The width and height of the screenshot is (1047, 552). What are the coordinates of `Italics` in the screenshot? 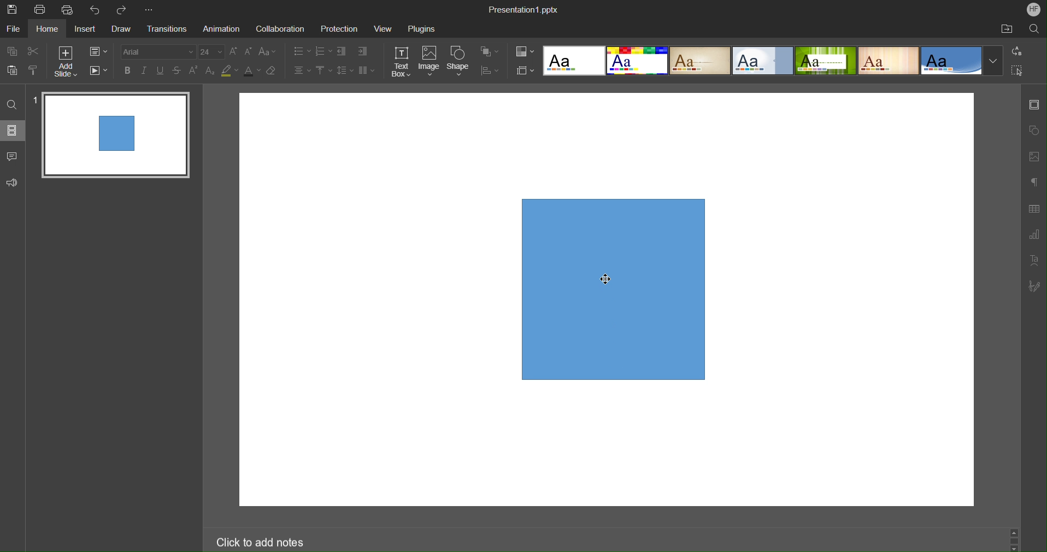 It's located at (144, 71).